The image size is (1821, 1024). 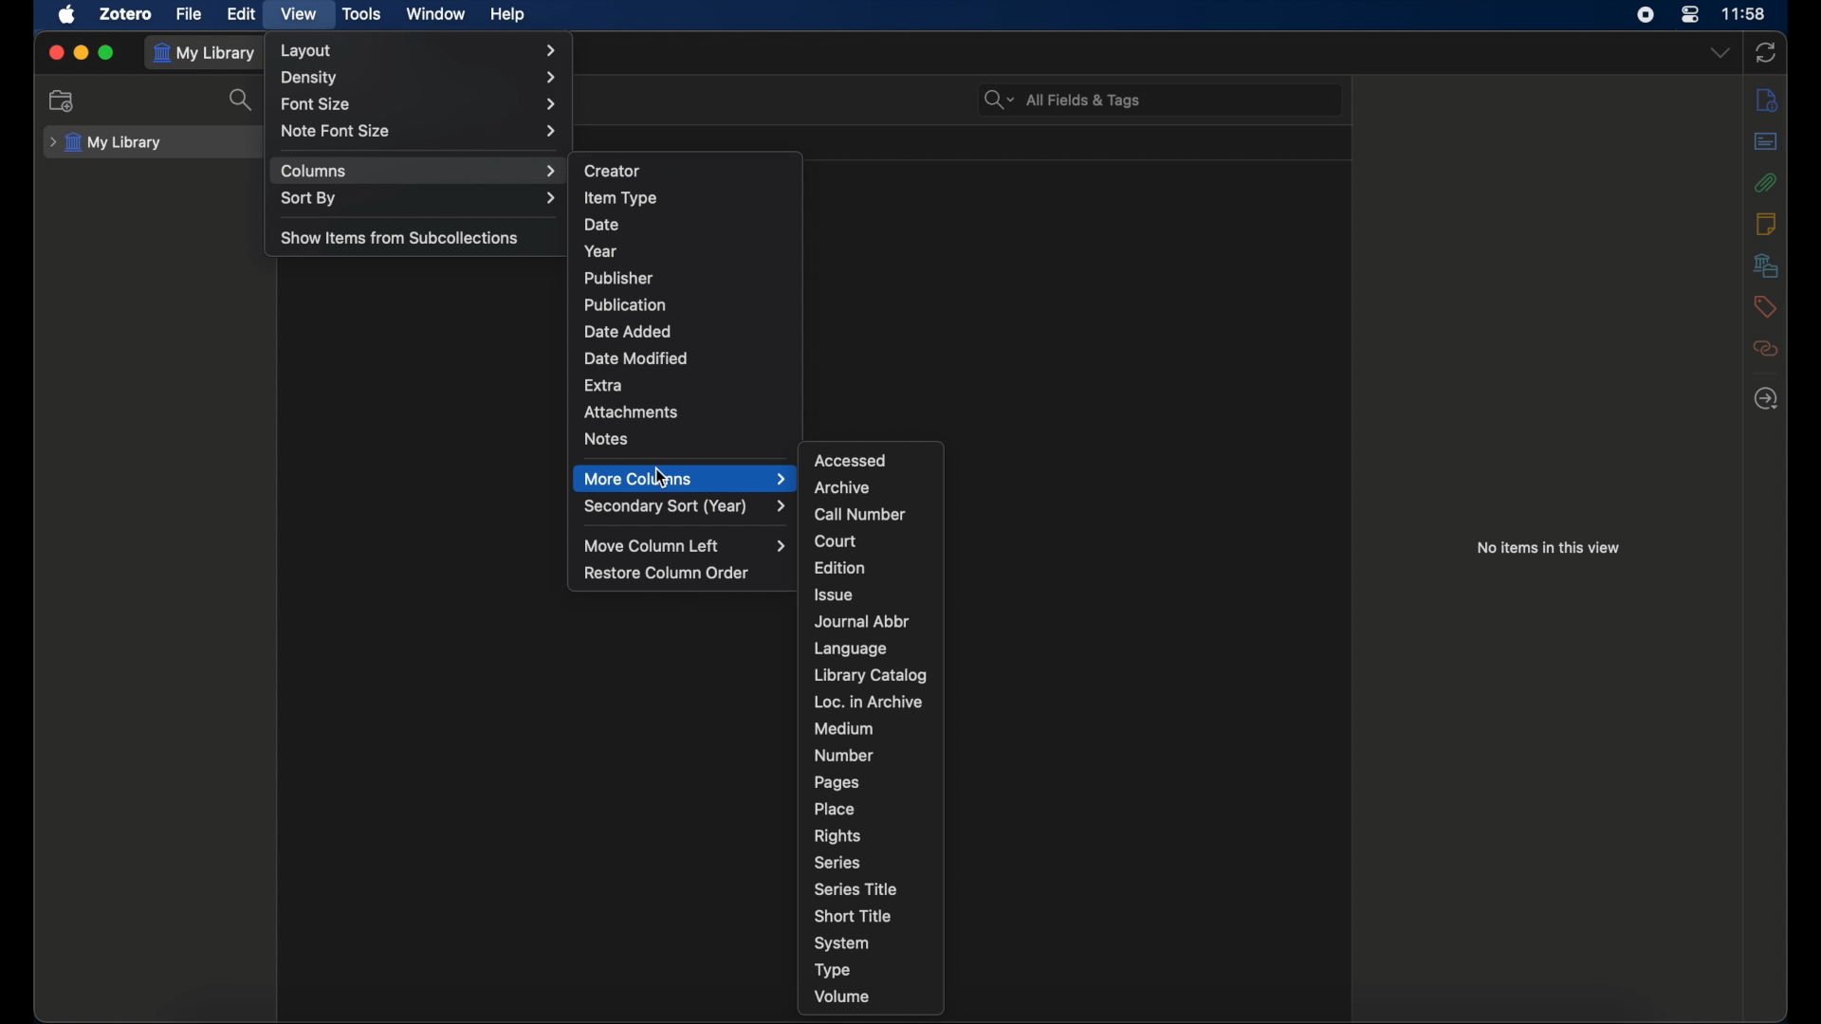 I want to click on note font size, so click(x=422, y=131).